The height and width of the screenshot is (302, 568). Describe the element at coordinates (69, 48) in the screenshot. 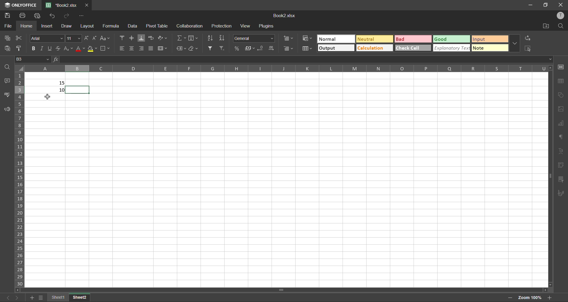

I see `sub/superscript` at that location.